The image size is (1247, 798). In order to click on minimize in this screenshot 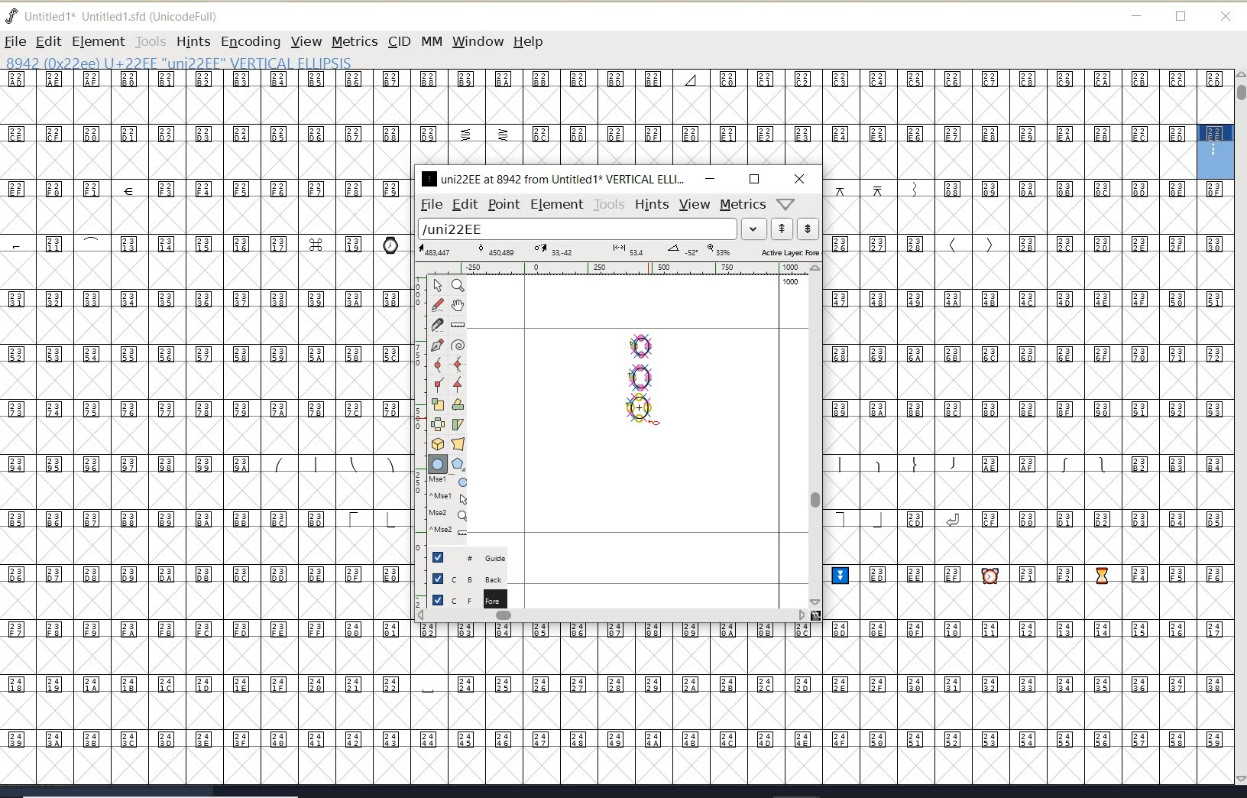, I will do `click(710, 178)`.